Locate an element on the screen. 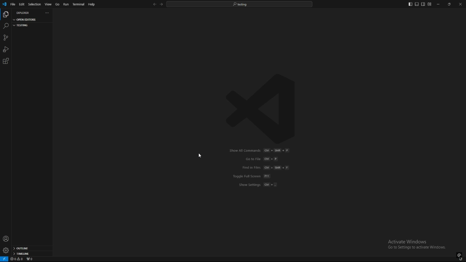 The image size is (466, 262). terminal is located at coordinates (79, 5).